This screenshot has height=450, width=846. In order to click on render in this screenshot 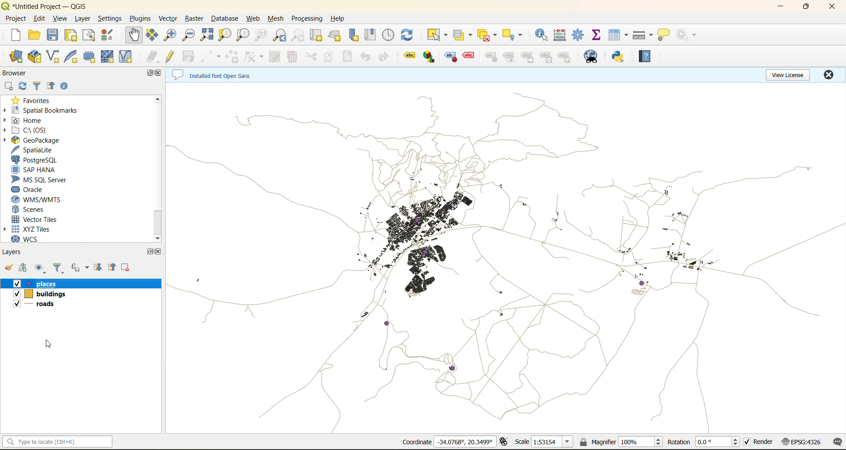, I will do `click(764, 442)`.